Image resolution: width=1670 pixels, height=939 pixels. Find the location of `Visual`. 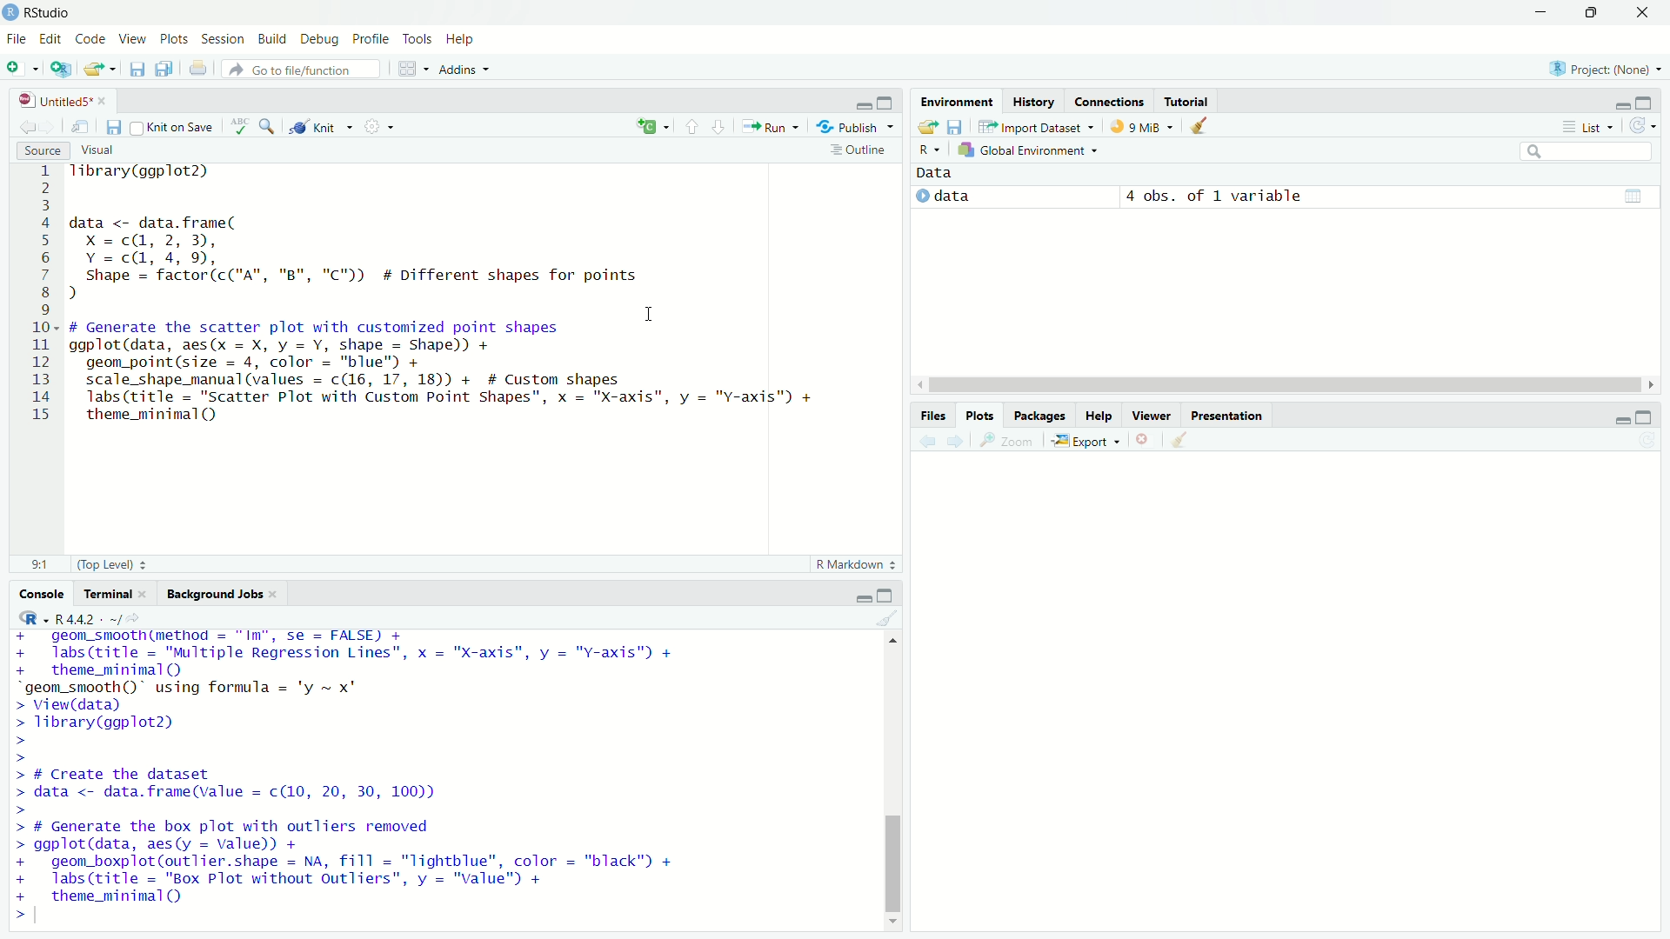

Visual is located at coordinates (97, 150).